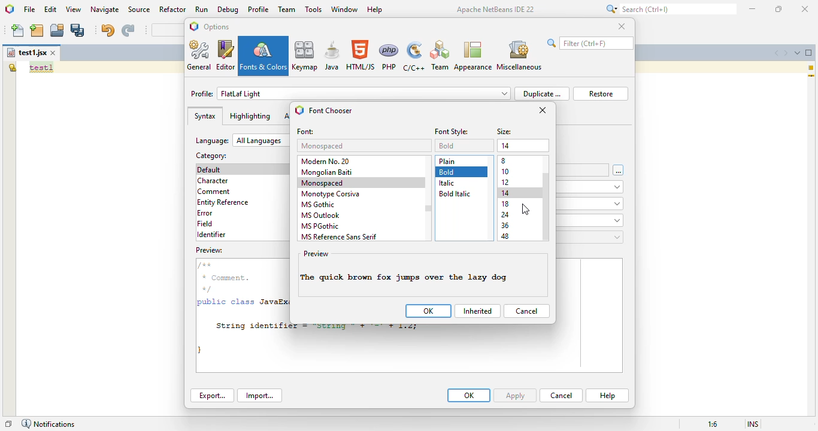  I want to click on maximize window, so click(809, 53).